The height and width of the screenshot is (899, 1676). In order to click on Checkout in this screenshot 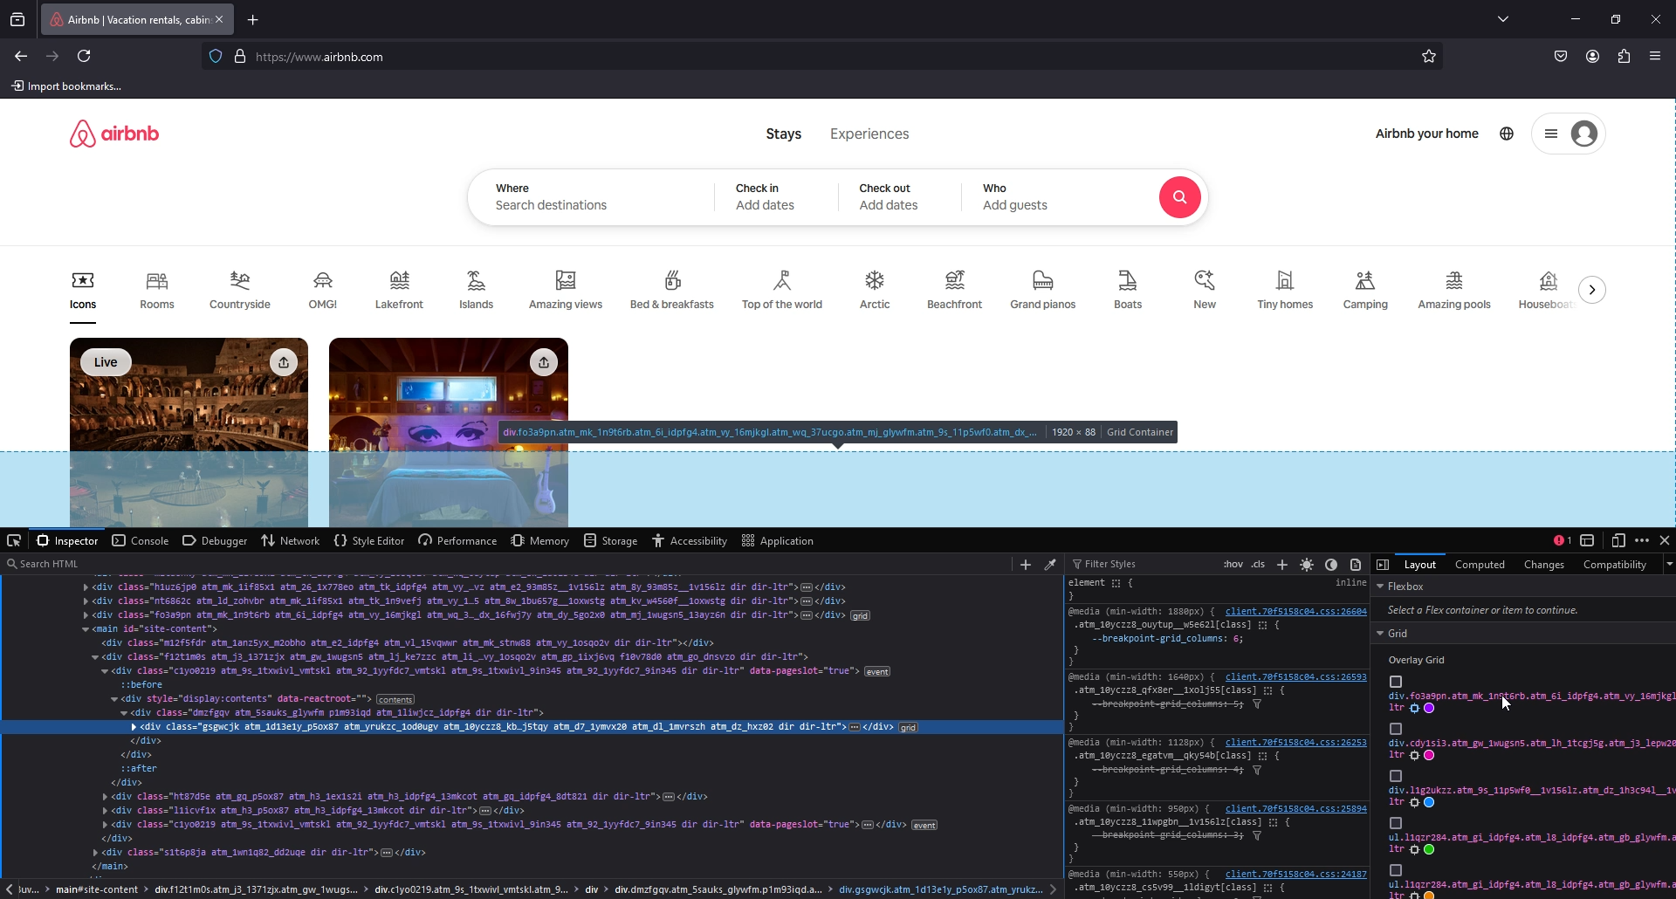, I will do `click(887, 188)`.